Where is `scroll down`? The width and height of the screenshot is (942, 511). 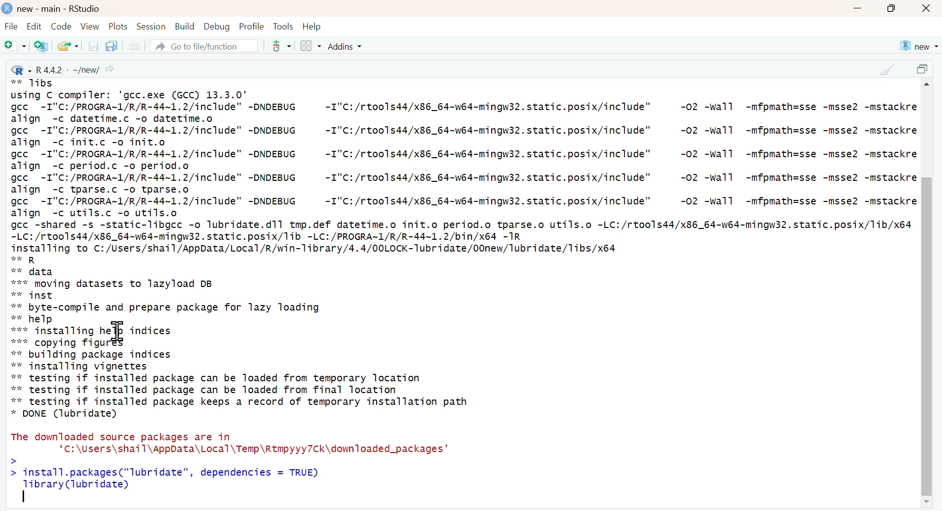 scroll down is located at coordinates (925, 503).